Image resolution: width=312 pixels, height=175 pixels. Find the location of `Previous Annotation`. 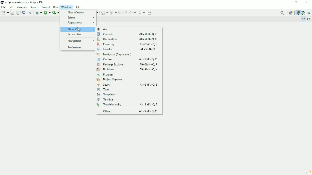

Previous Annotation is located at coordinates (113, 13).